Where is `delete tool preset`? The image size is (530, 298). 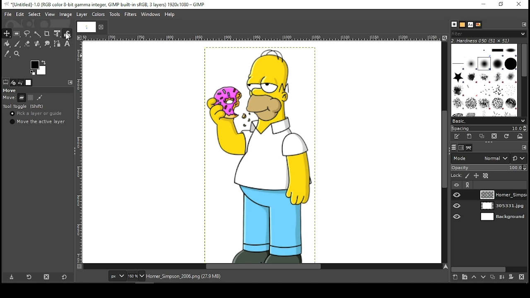 delete tool preset is located at coordinates (46, 277).